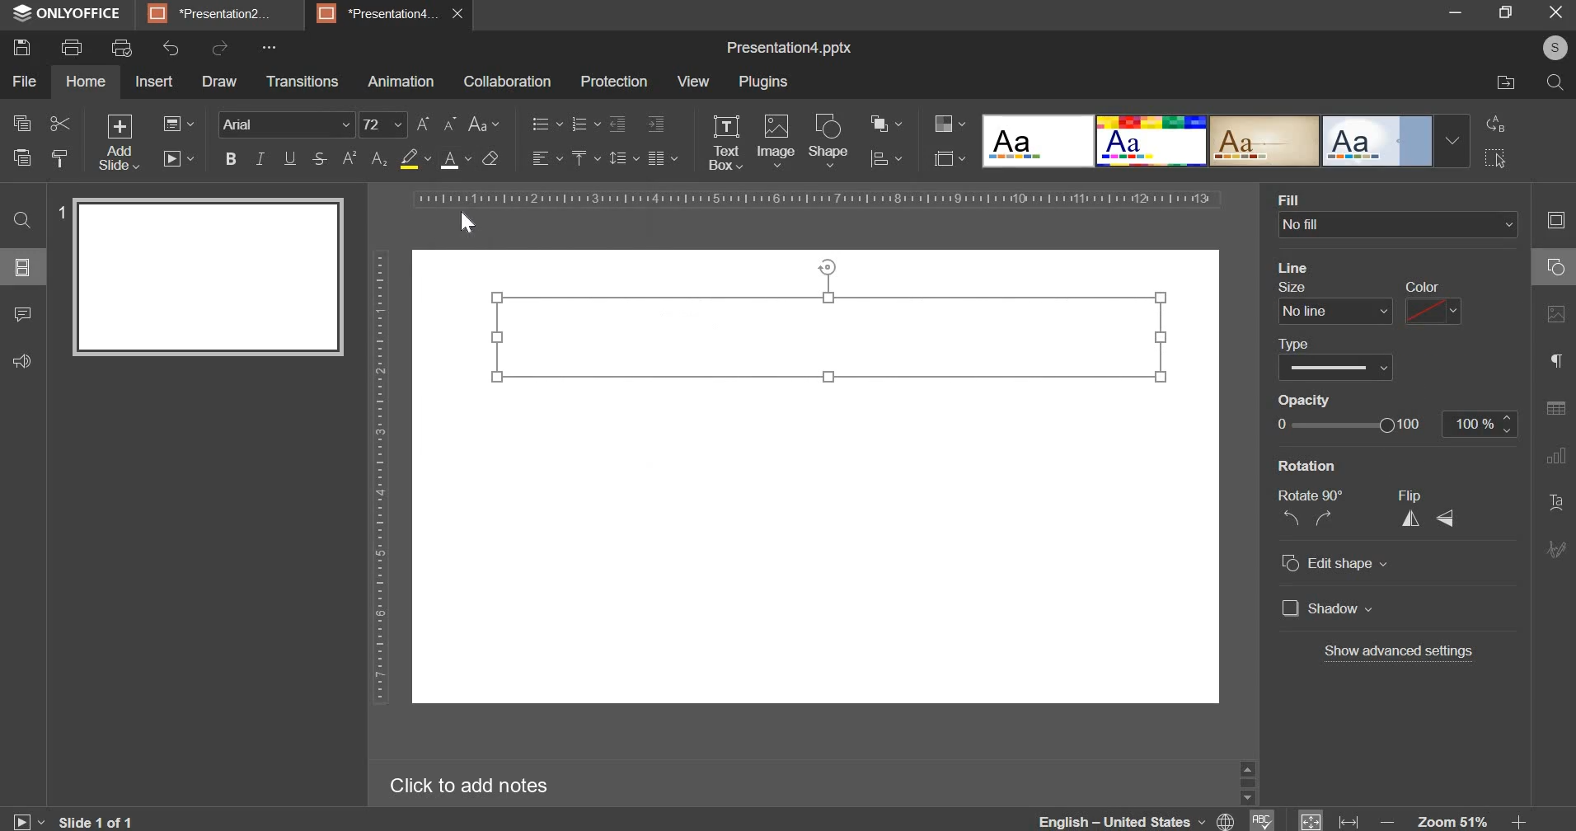 The image size is (1576, 831). Describe the element at coordinates (1226, 141) in the screenshot. I see `design` at that location.